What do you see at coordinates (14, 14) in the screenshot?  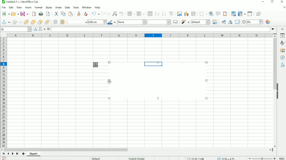 I see `Open` at bounding box center [14, 14].